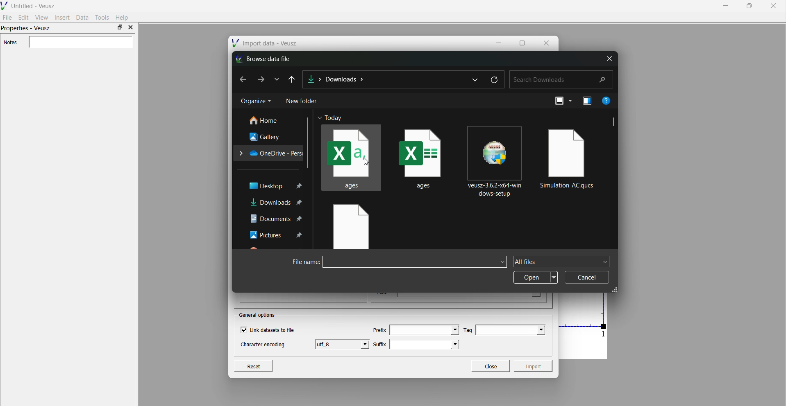  What do you see at coordinates (425, 344) in the screenshot?
I see `suffix field` at bounding box center [425, 344].